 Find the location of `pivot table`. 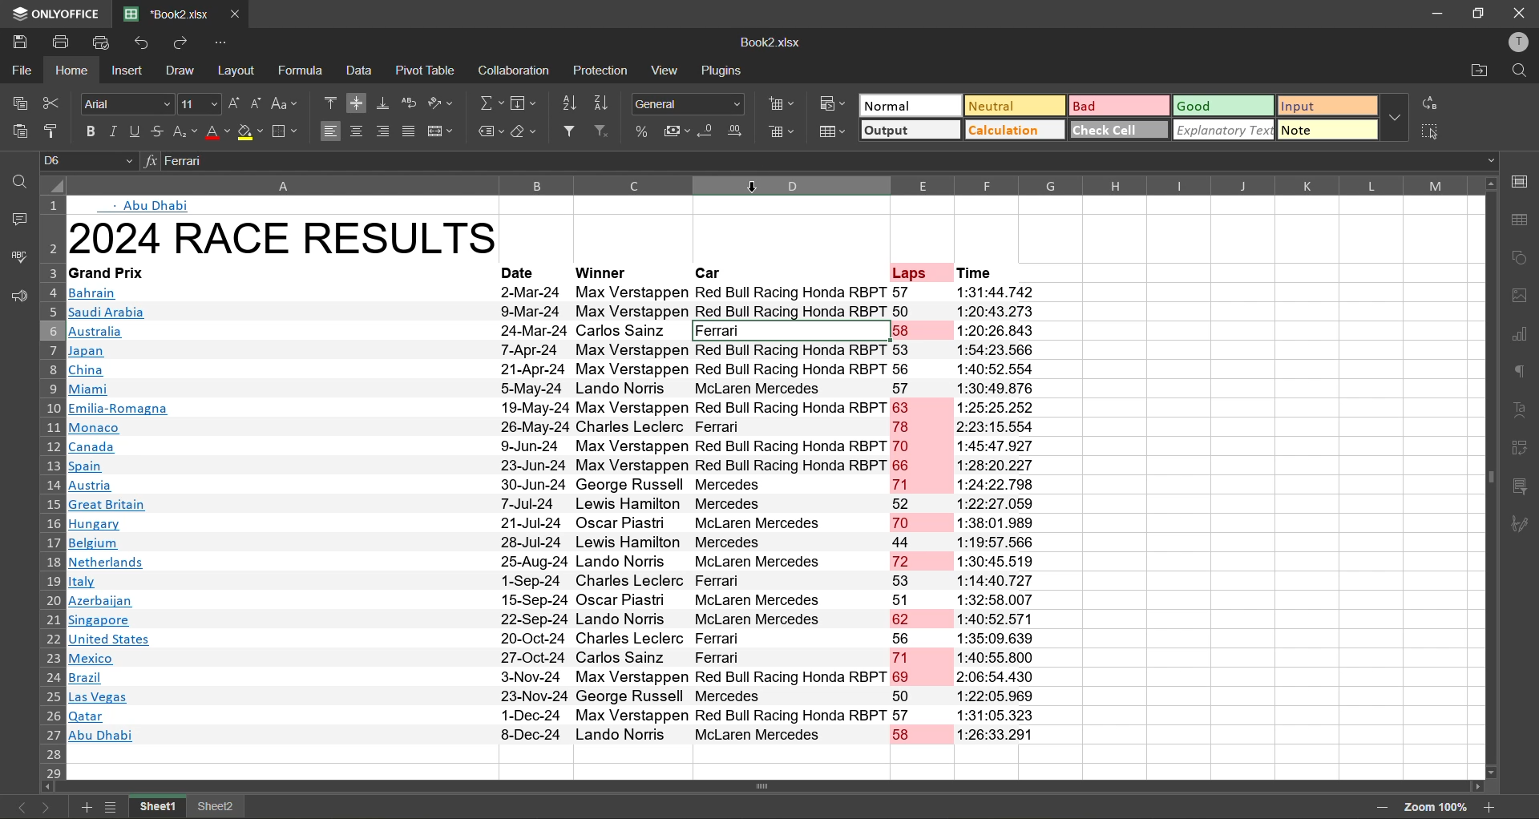

pivot table is located at coordinates (426, 71).